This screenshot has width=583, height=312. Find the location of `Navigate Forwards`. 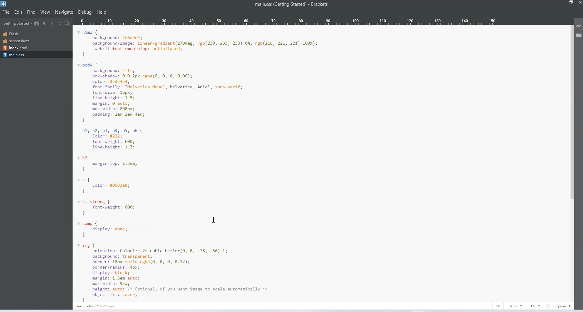

Navigate Forwards is located at coordinates (52, 24).